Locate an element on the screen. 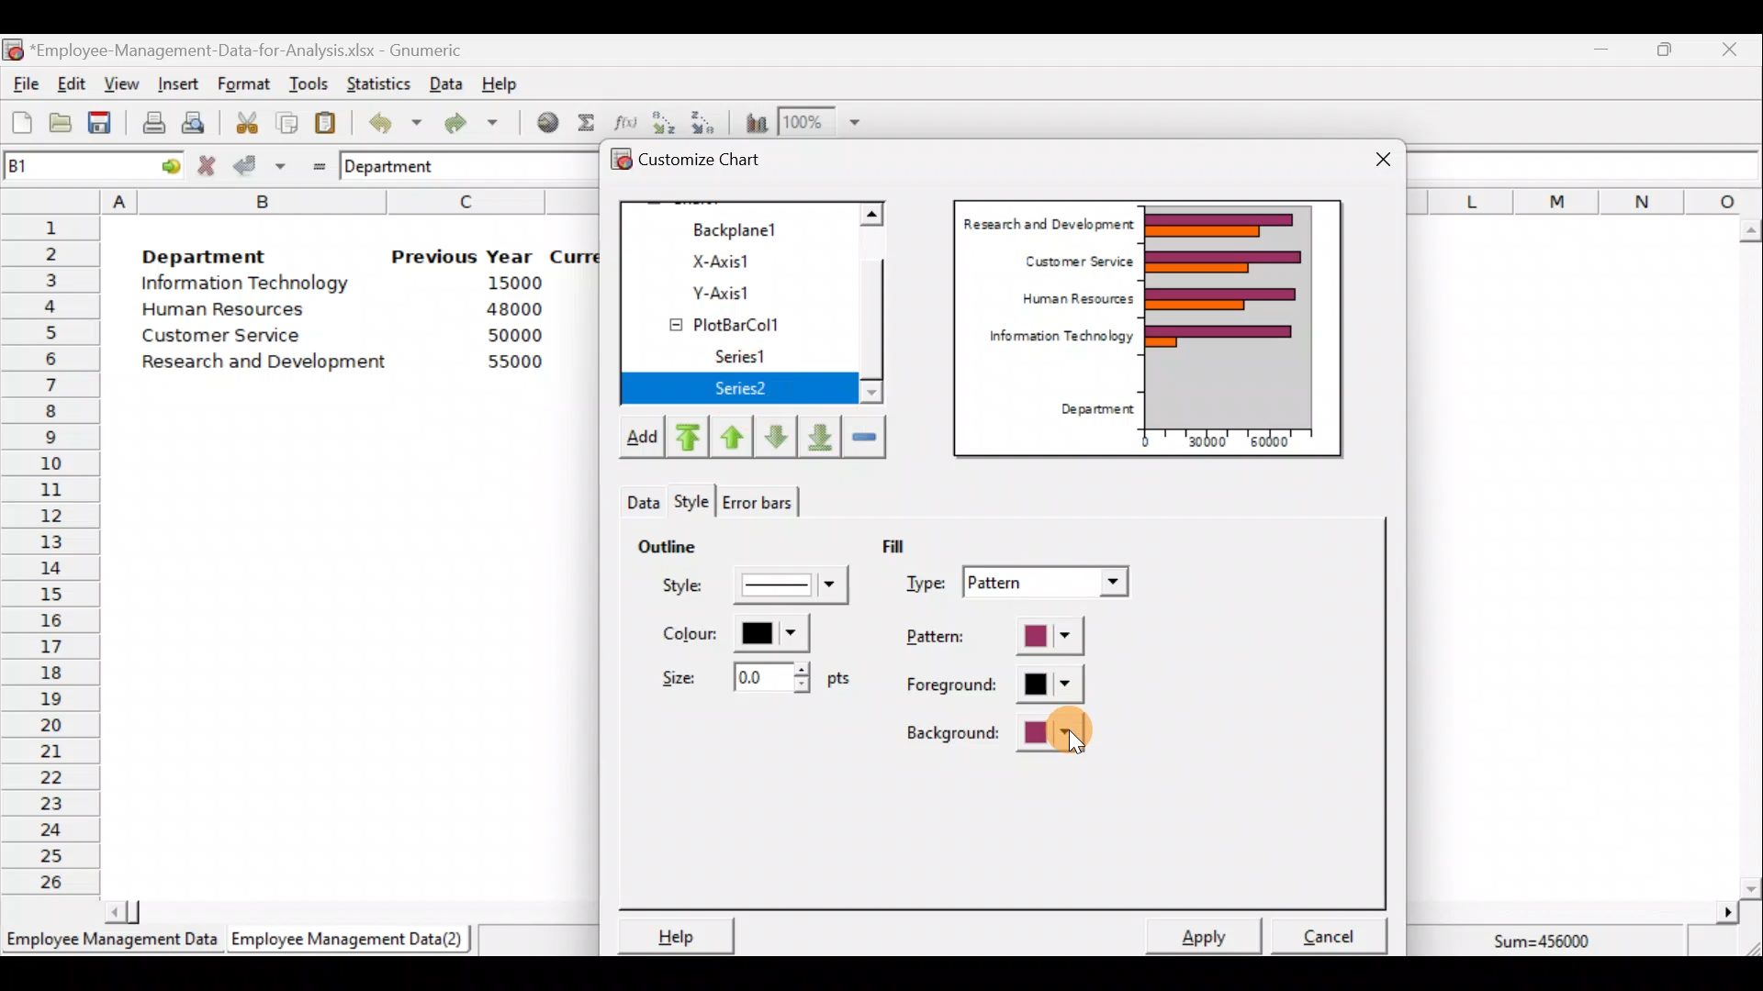 This screenshot has width=1763, height=991. Gnumeric logo is located at coordinates (13, 51).